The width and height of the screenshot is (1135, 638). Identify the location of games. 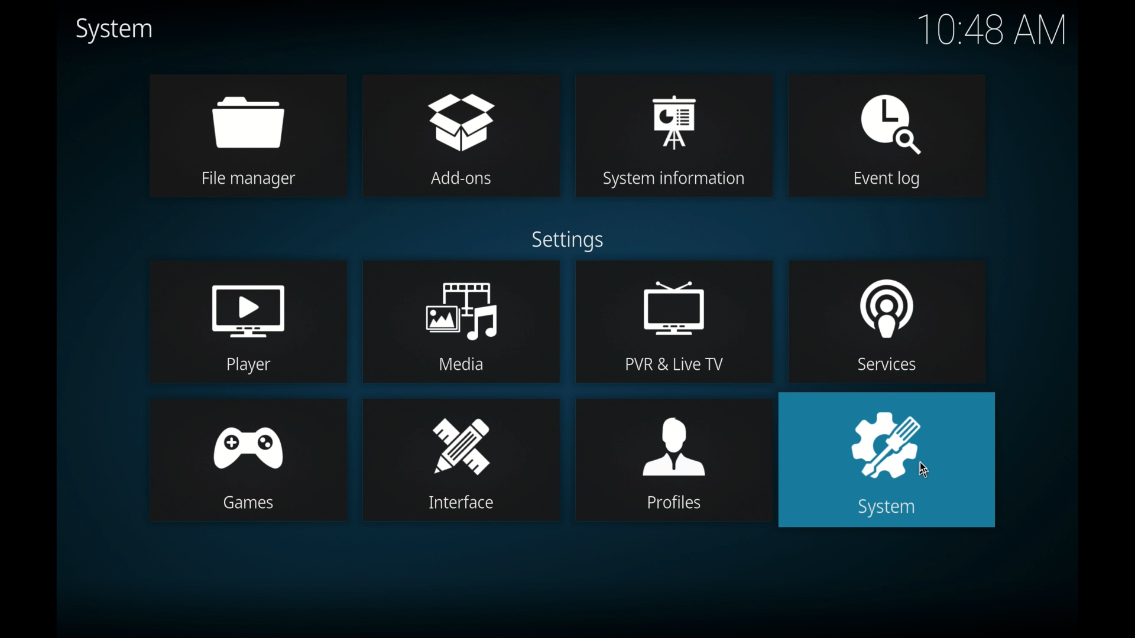
(248, 460).